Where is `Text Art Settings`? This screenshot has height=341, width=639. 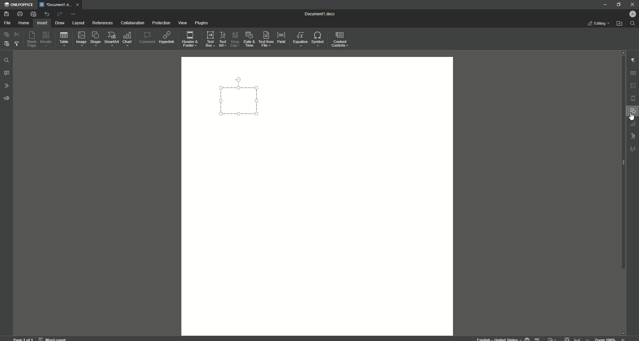 Text Art Settings is located at coordinates (632, 135).